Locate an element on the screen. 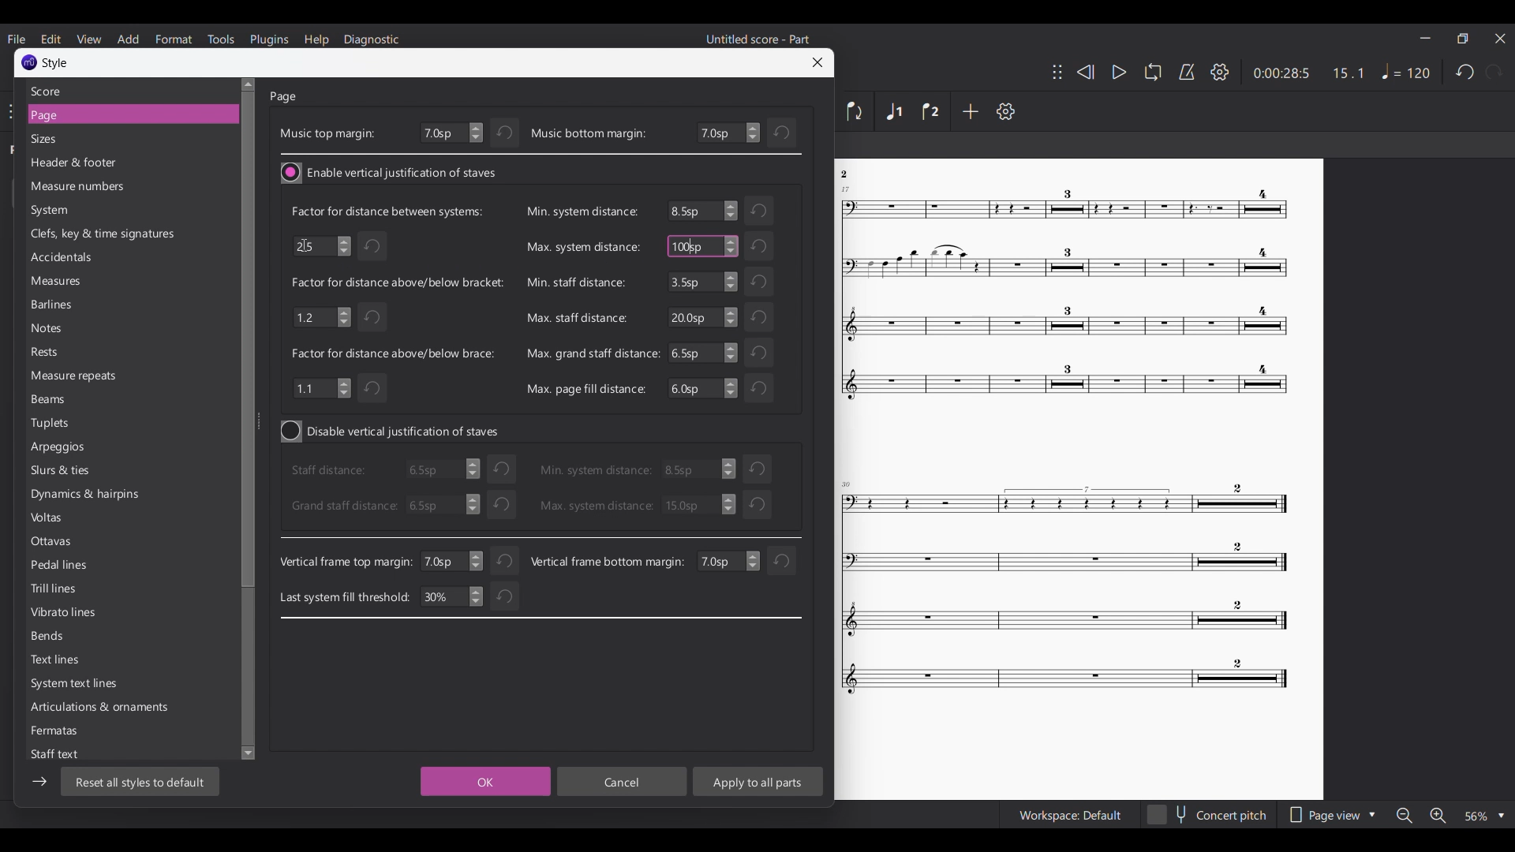   is located at coordinates (764, 351).